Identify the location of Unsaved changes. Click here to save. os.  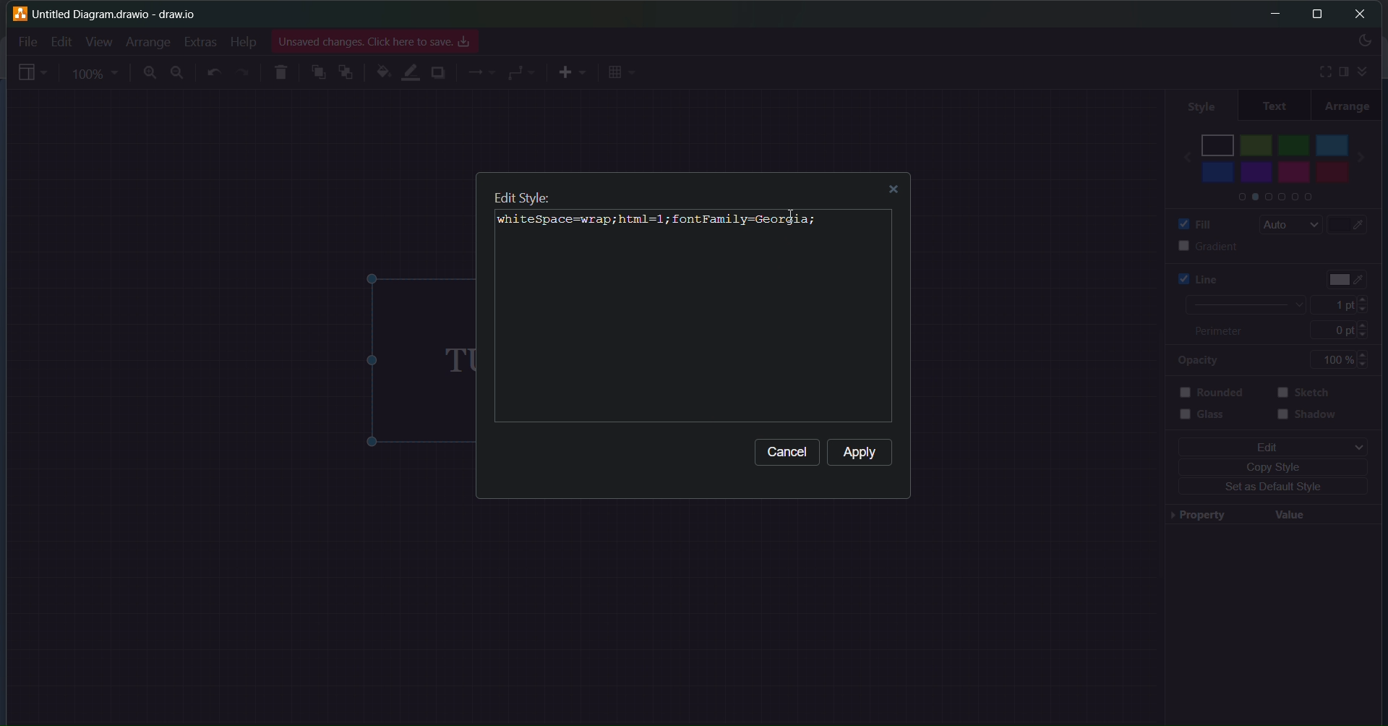
(375, 42).